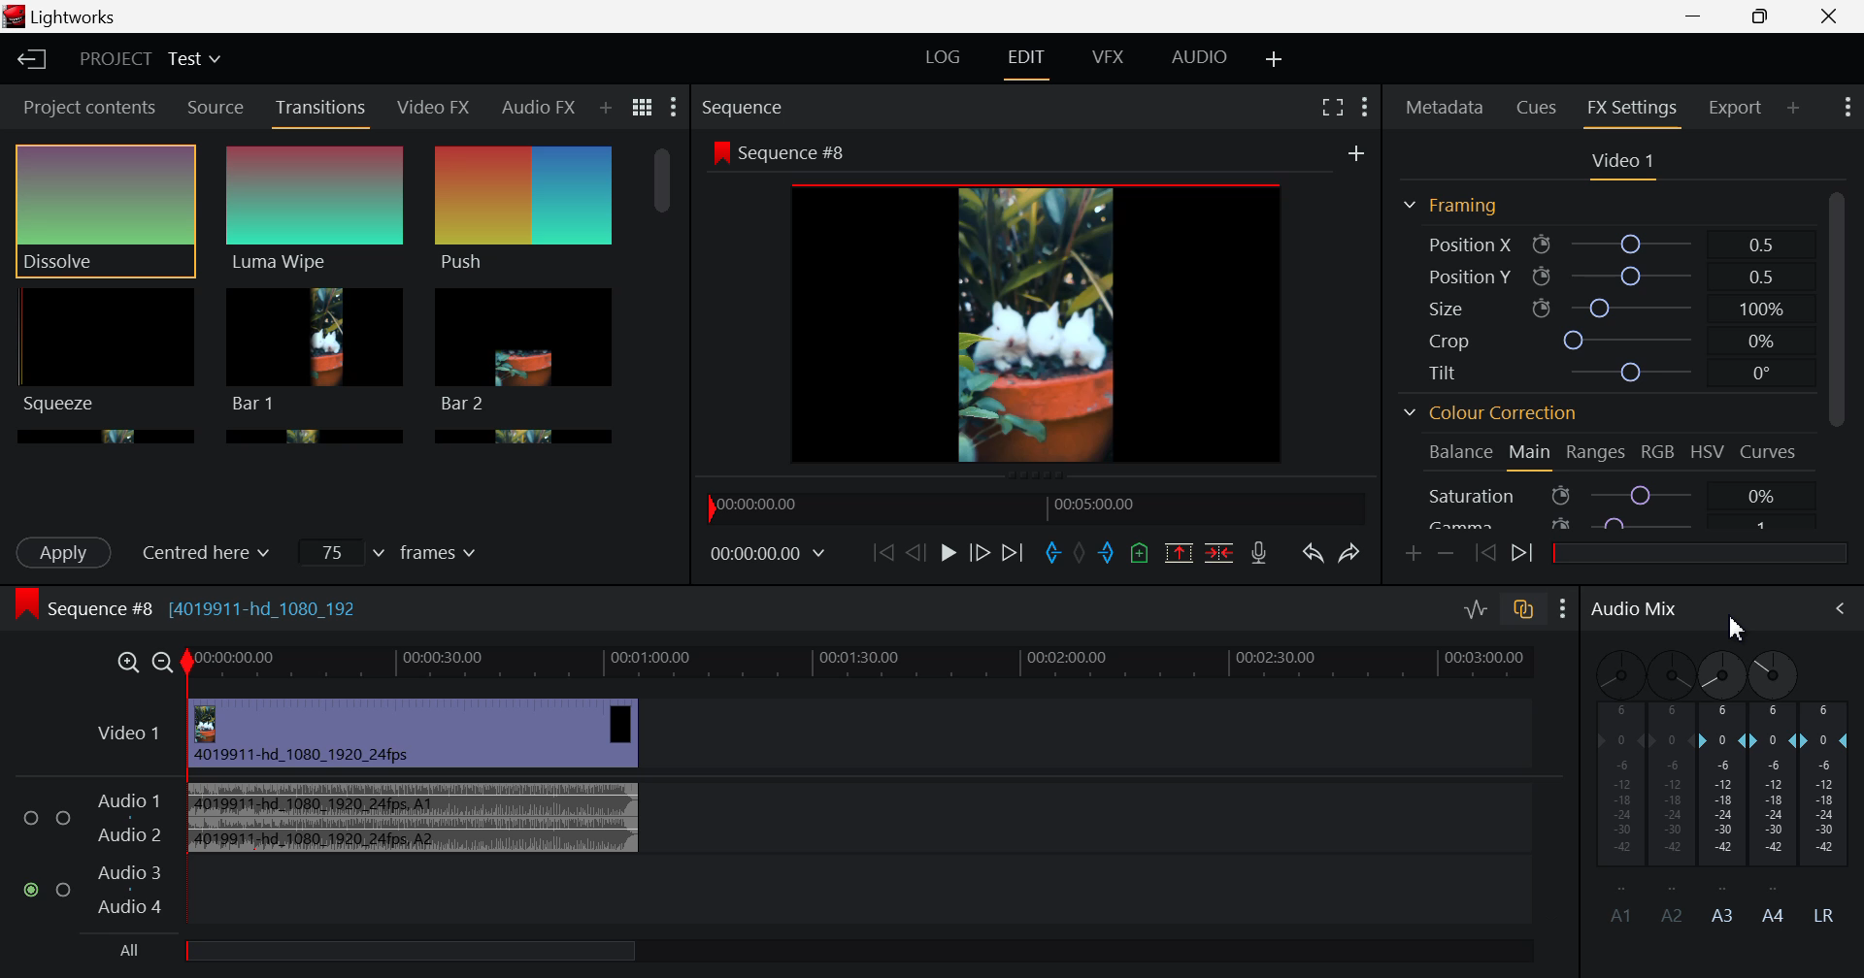  I want to click on Minimize, so click(1766, 16).